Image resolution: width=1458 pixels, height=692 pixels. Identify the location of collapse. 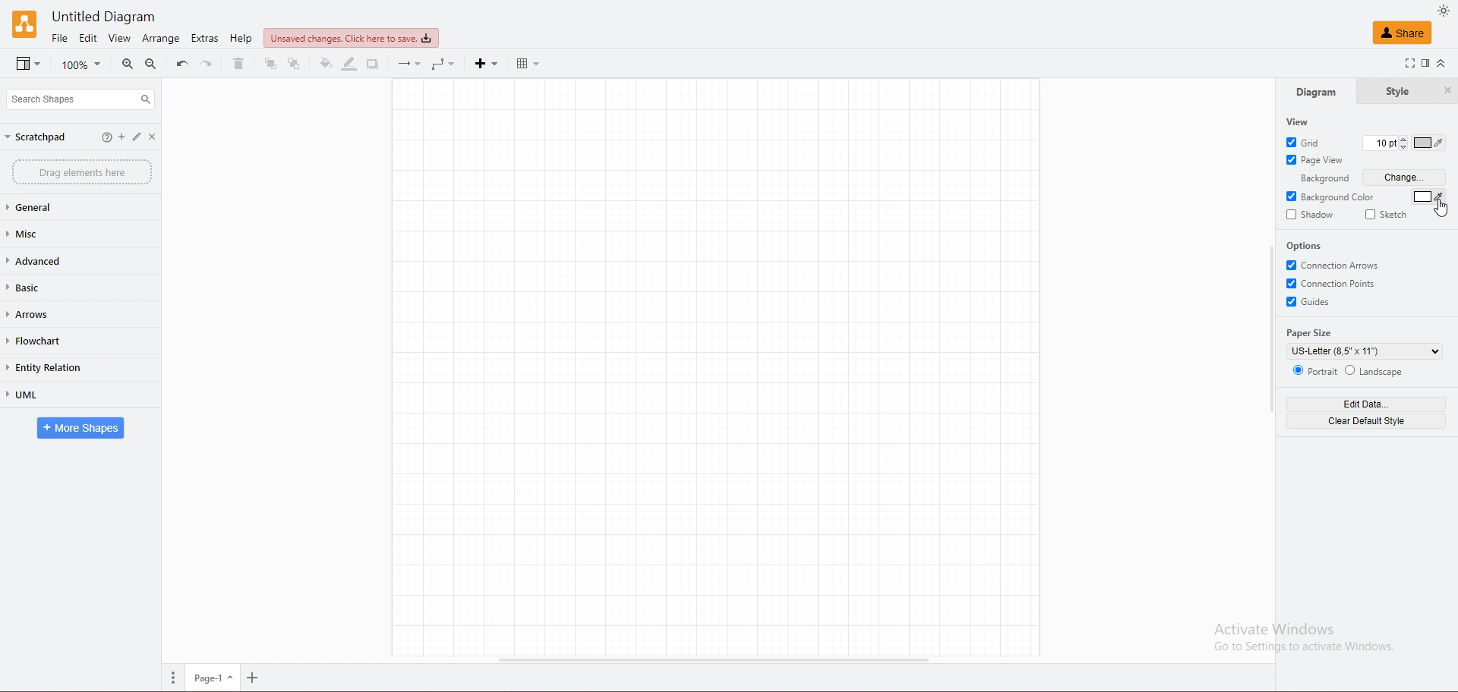
(1447, 64).